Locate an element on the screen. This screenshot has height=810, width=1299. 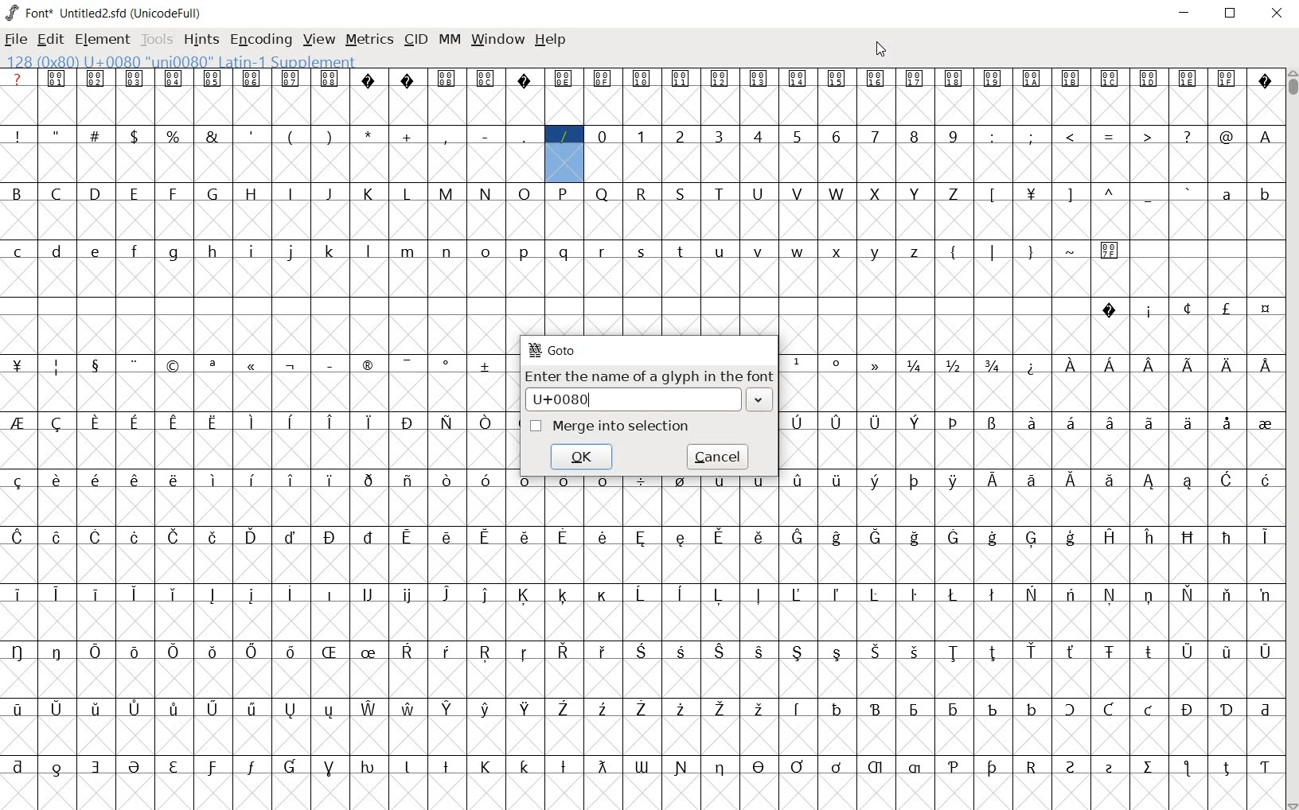
glyph is located at coordinates (602, 79).